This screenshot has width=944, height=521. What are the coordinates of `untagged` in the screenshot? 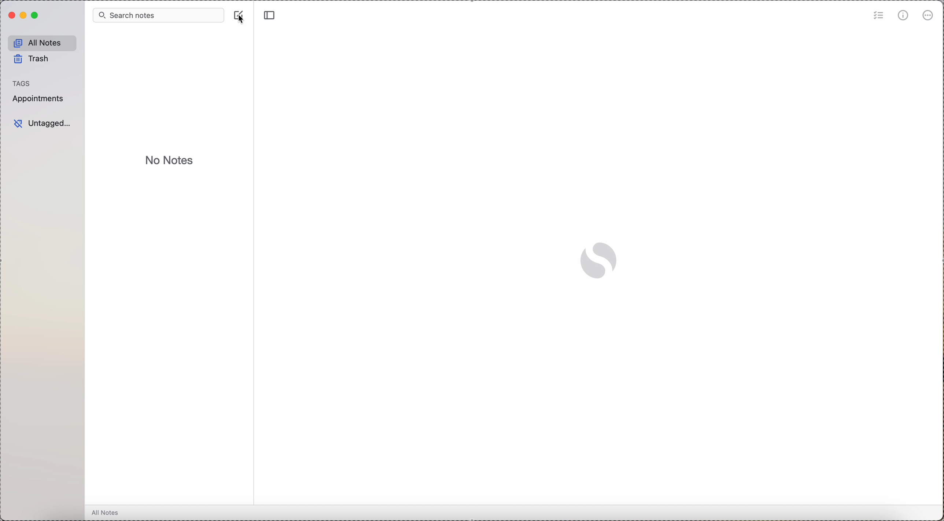 It's located at (44, 123).